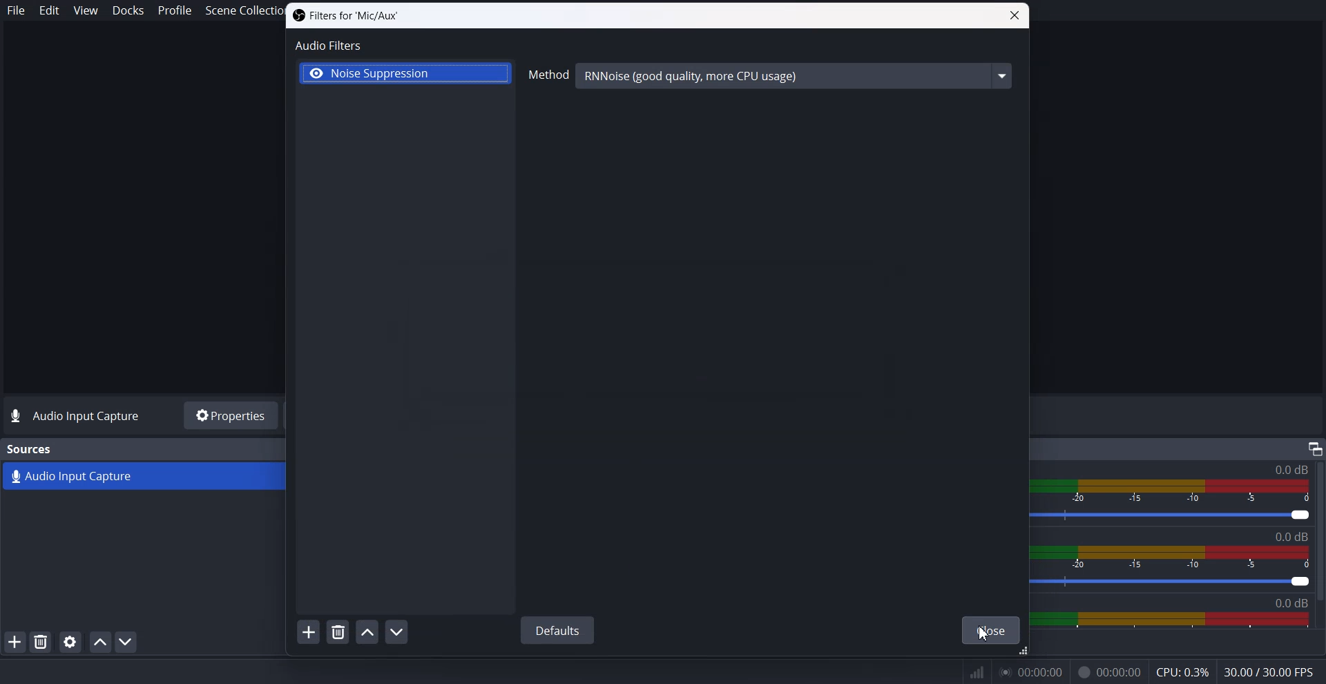  Describe the element at coordinates (238, 12) in the screenshot. I see `Scene Collection` at that location.